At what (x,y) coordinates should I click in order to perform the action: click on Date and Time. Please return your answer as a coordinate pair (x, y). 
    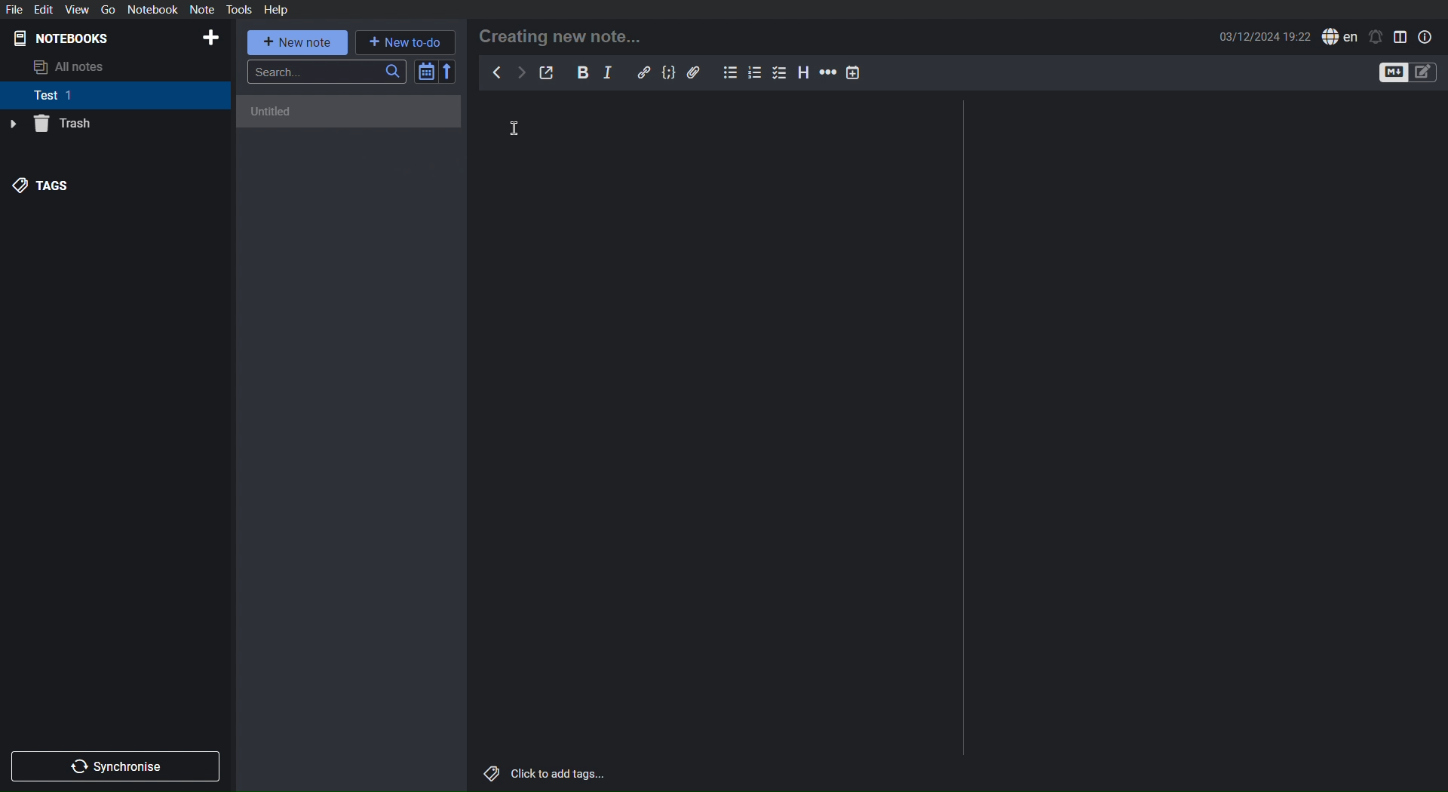
    Looking at the image, I should click on (1264, 37).